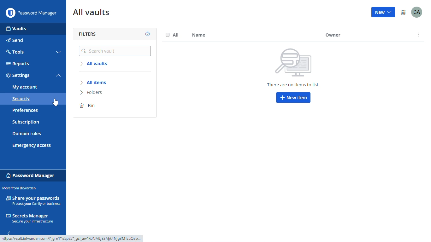  I want to click on security, so click(21, 99).